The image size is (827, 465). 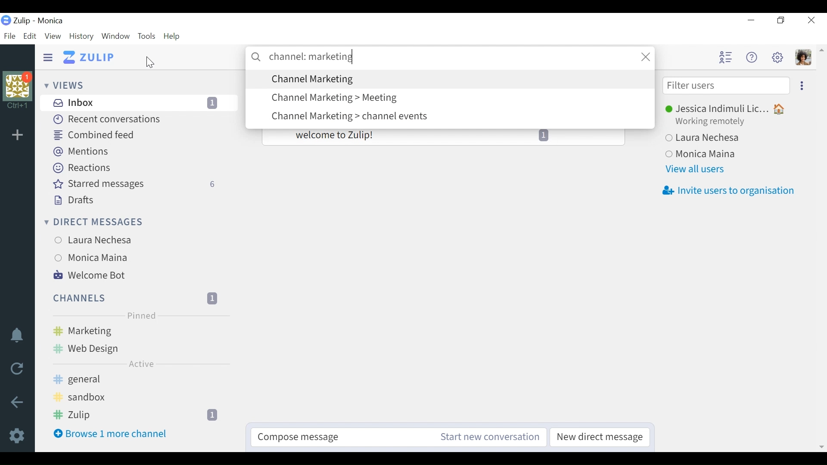 I want to click on Pinned, so click(x=141, y=316).